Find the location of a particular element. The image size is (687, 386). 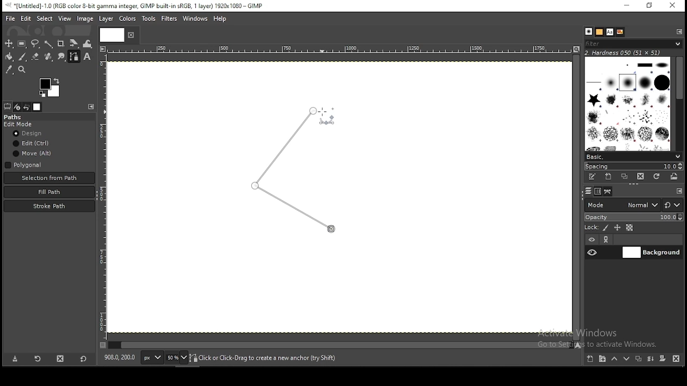

warp transform is located at coordinates (88, 43).